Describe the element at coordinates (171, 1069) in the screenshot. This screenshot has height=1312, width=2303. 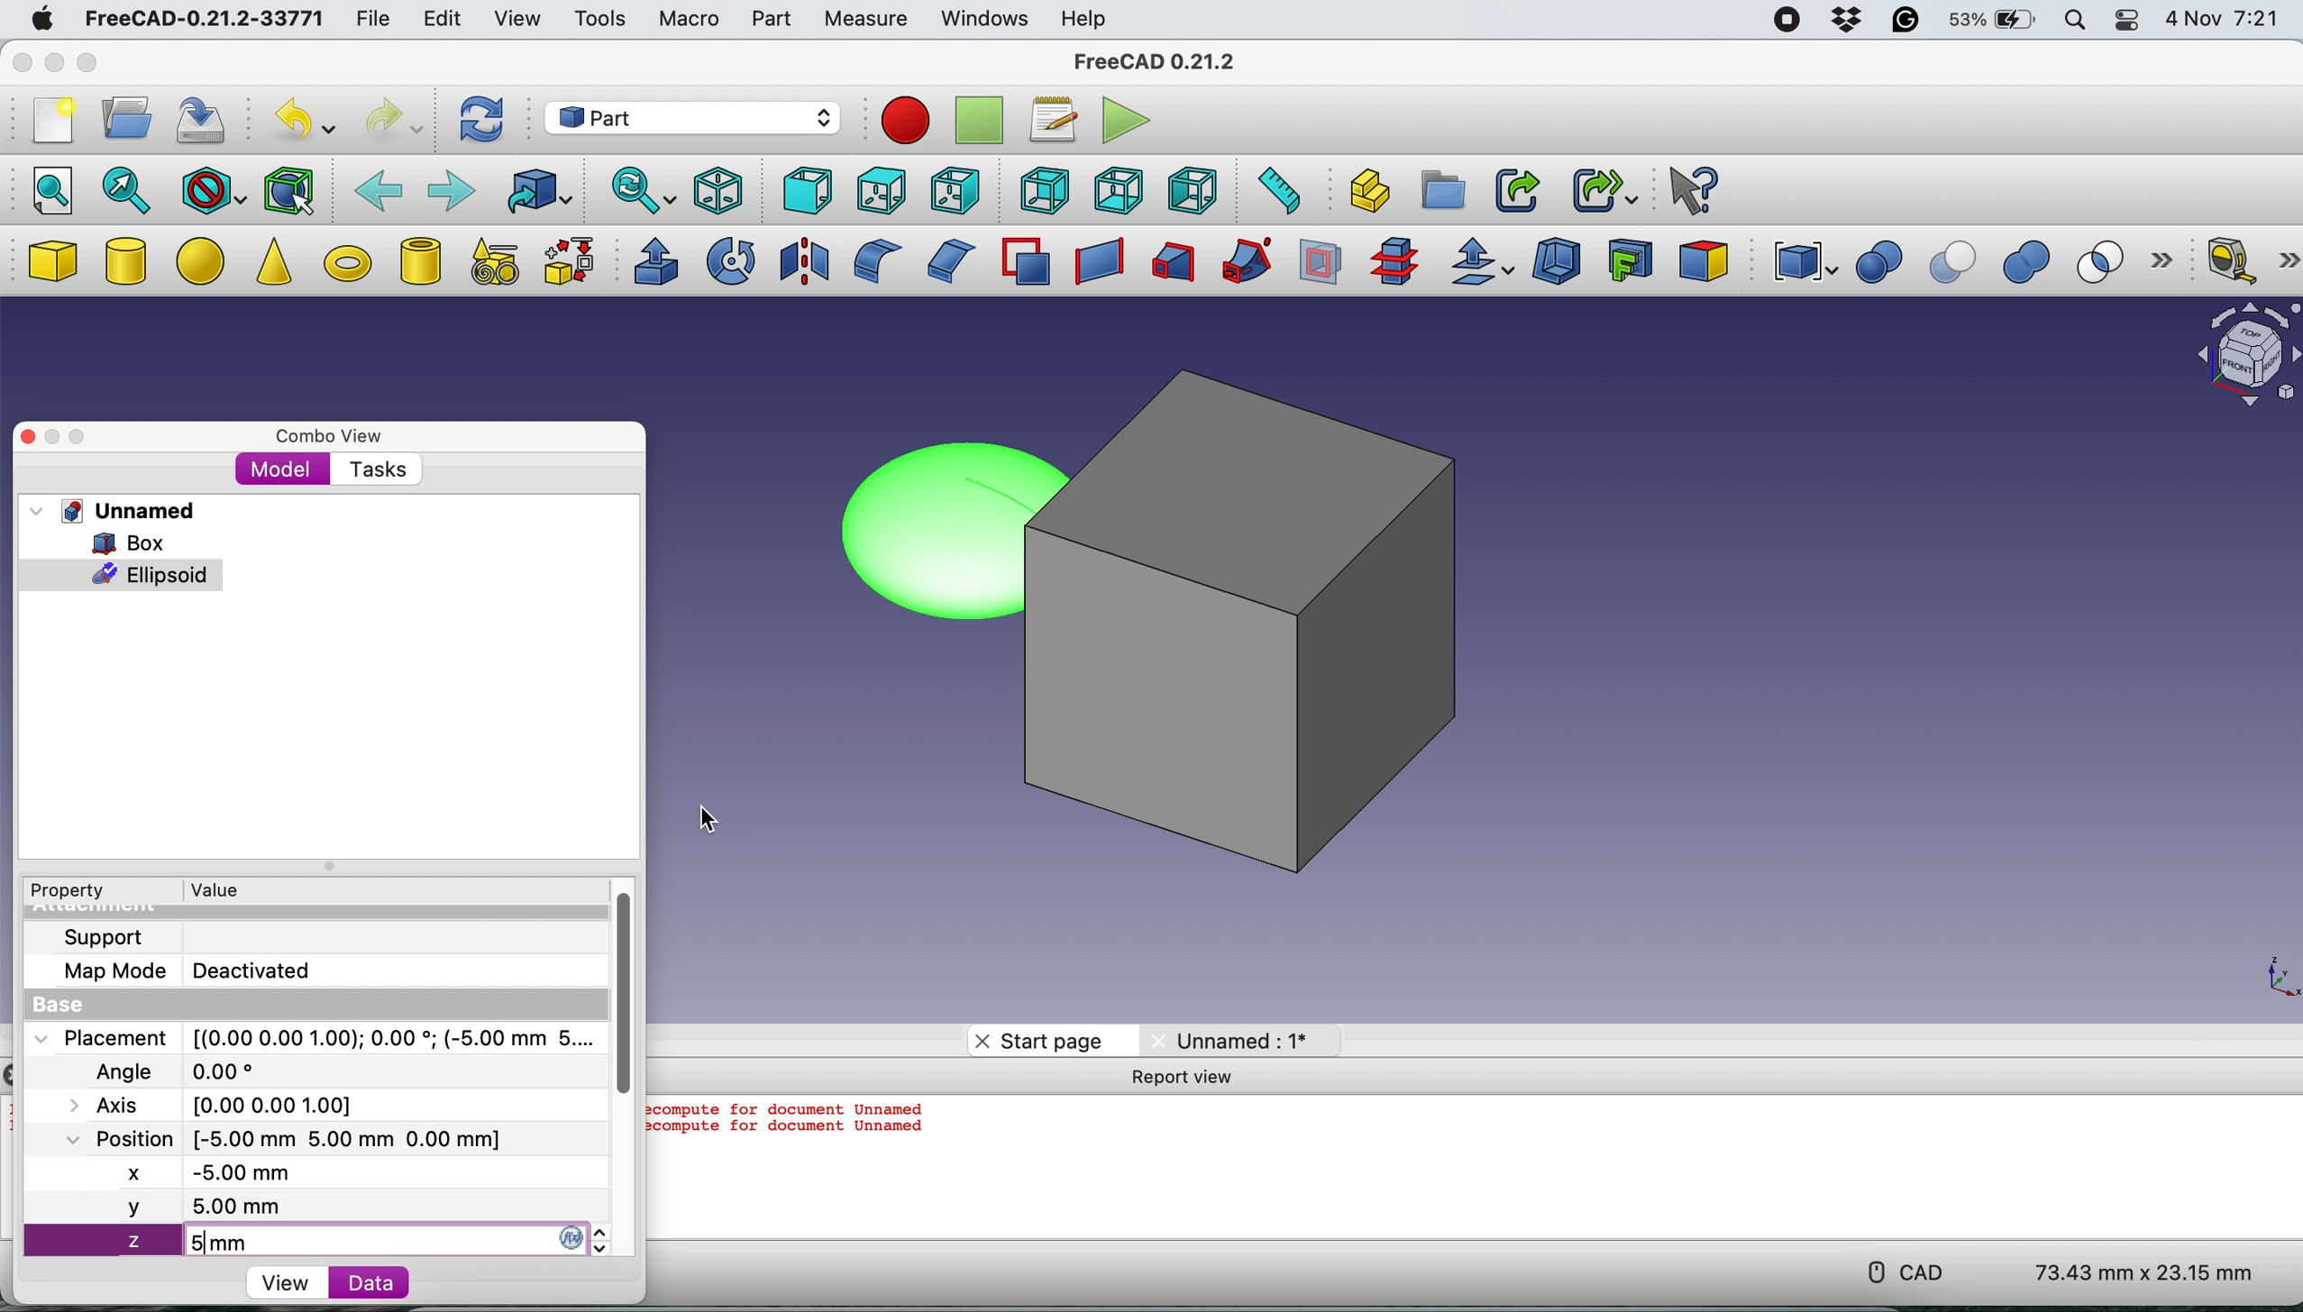
I see `Angle 0.00 degree` at that location.